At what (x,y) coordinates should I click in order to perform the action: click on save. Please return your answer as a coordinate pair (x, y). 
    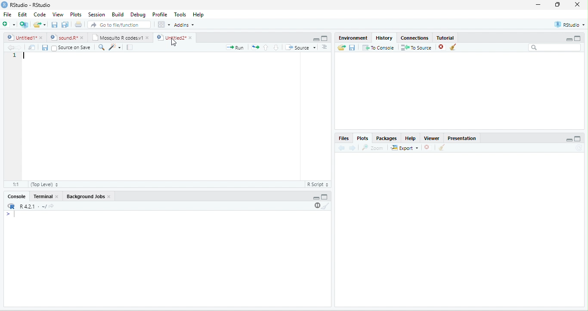
    Looking at the image, I should click on (45, 48).